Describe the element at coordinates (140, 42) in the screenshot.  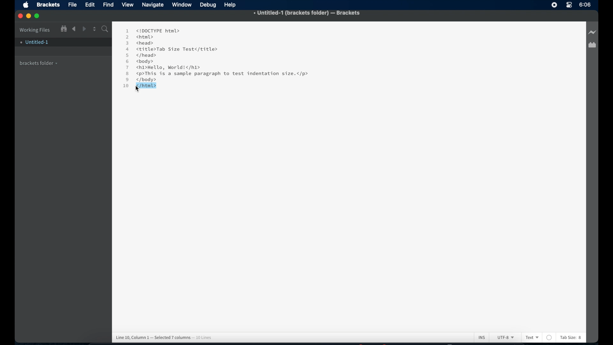
I see `3 <head>` at that location.